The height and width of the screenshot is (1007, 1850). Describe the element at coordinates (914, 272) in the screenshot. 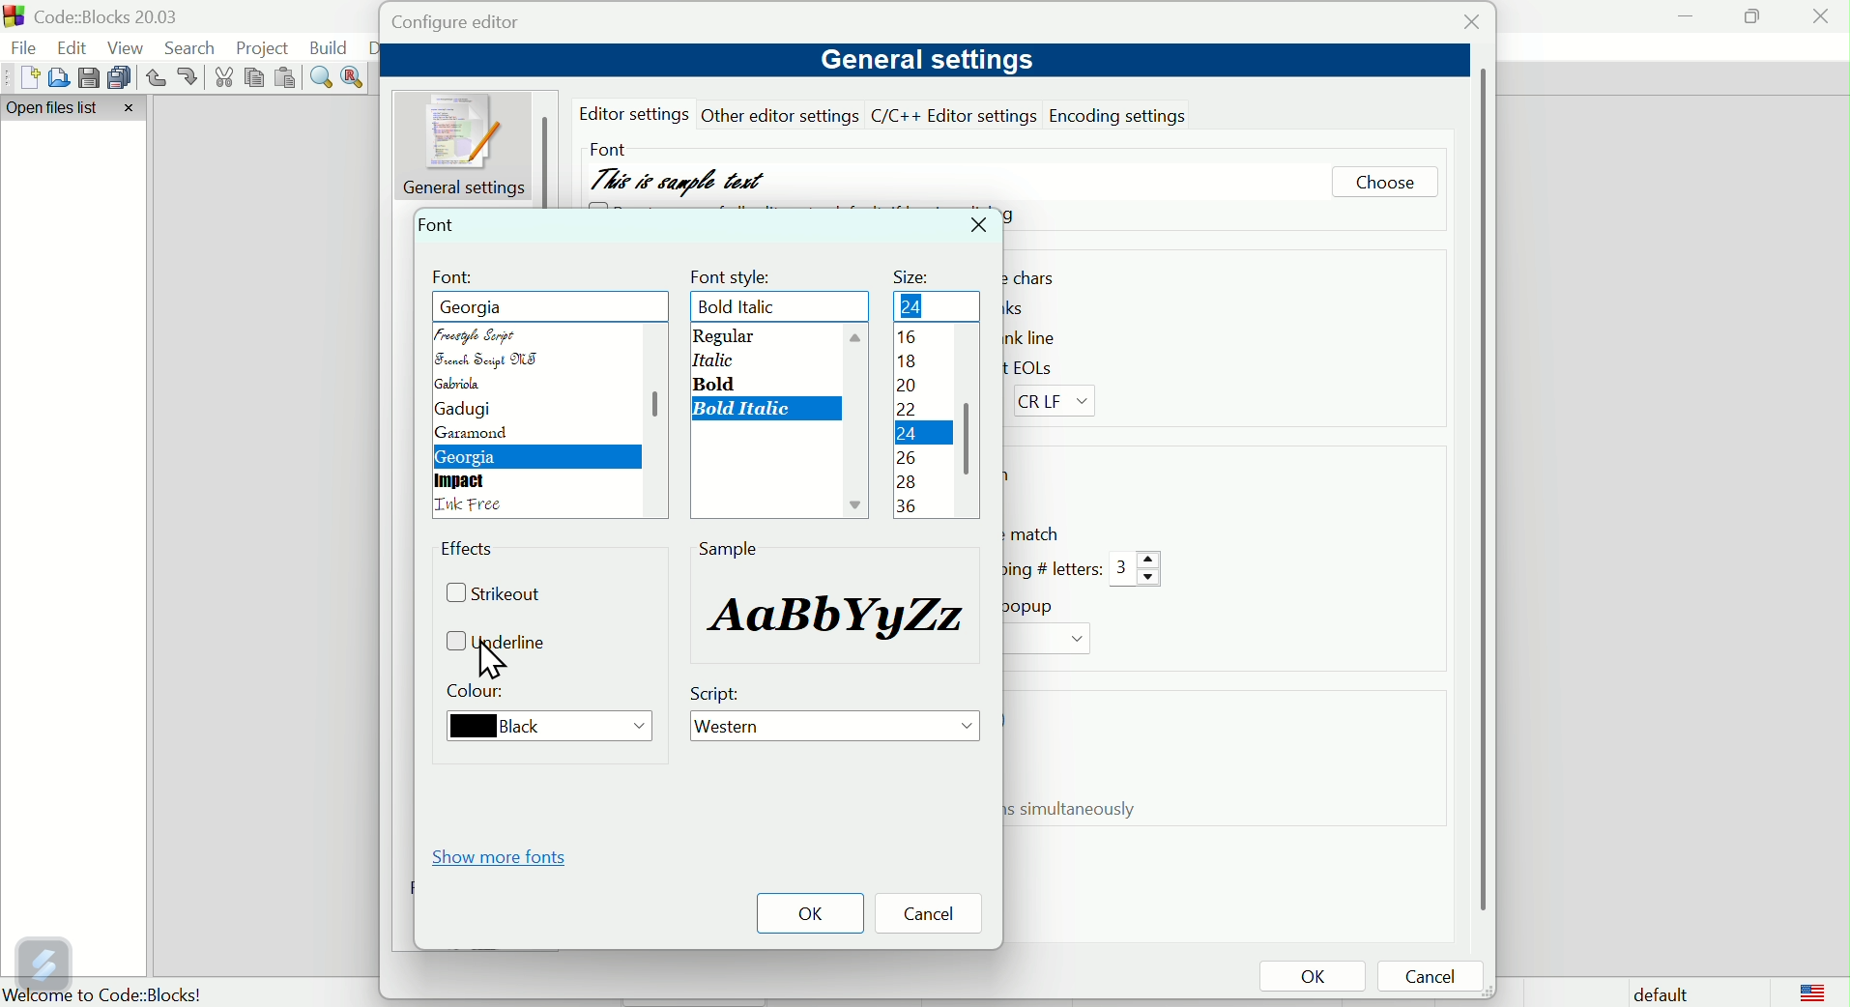

I see `Size` at that location.